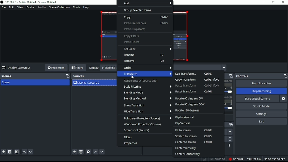 This screenshot has height=162, width=288. I want to click on Center horizontally, so click(188, 154).